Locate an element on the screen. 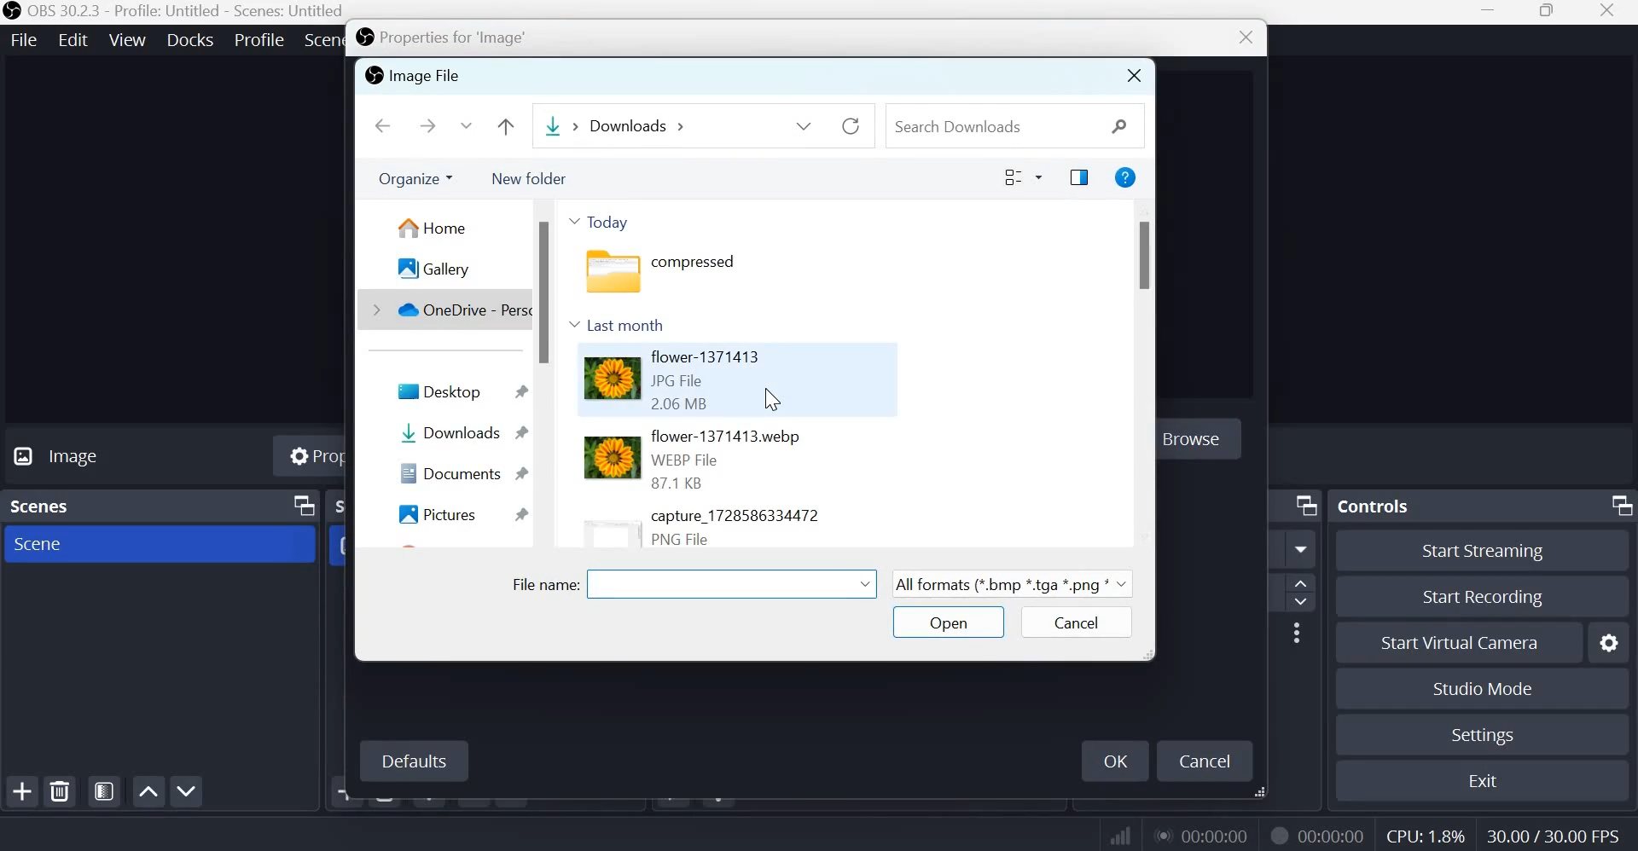 The width and height of the screenshot is (1638, 851). Remove selected scene is located at coordinates (63, 791).